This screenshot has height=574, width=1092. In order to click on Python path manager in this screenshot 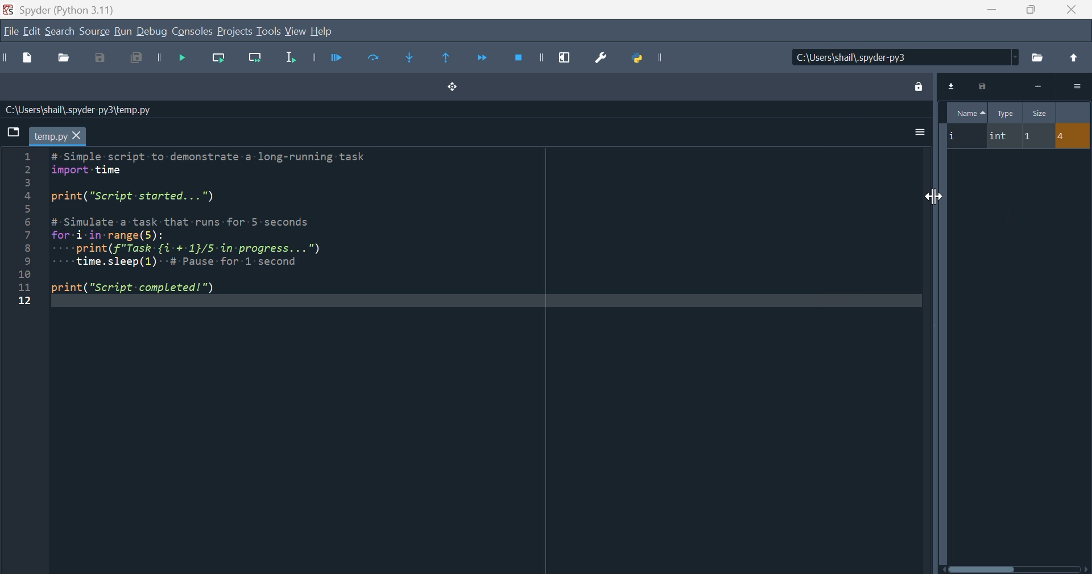, I will do `click(648, 57)`.